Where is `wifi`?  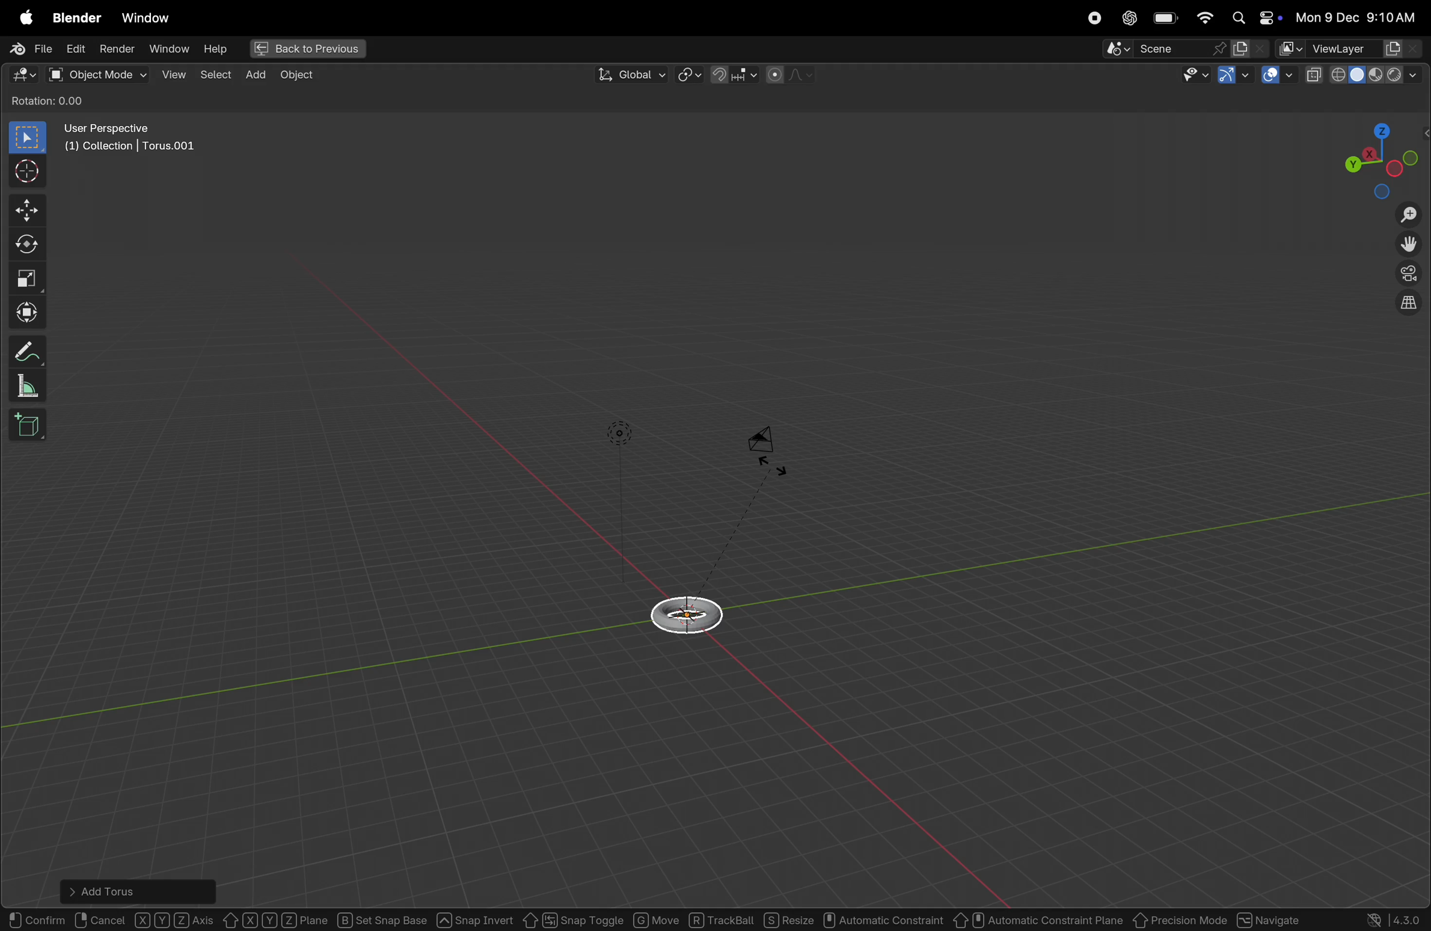
wifi is located at coordinates (1204, 17).